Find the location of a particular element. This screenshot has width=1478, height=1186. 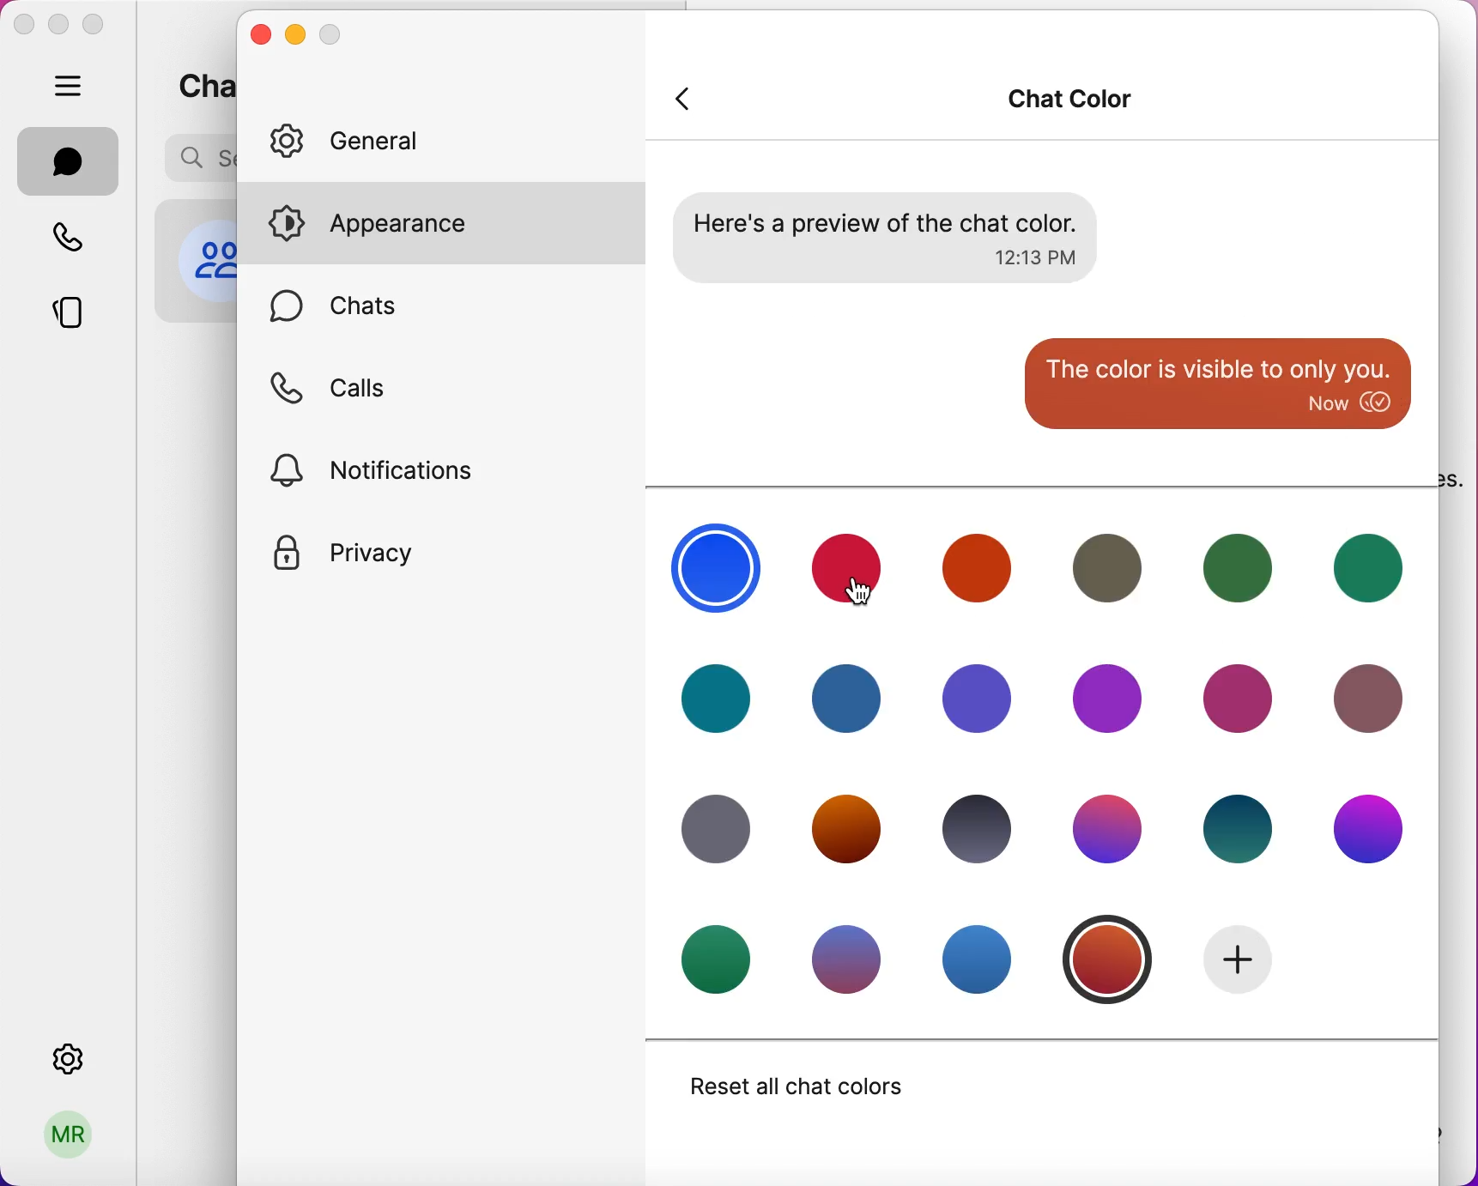

profile picture is located at coordinates (205, 258).